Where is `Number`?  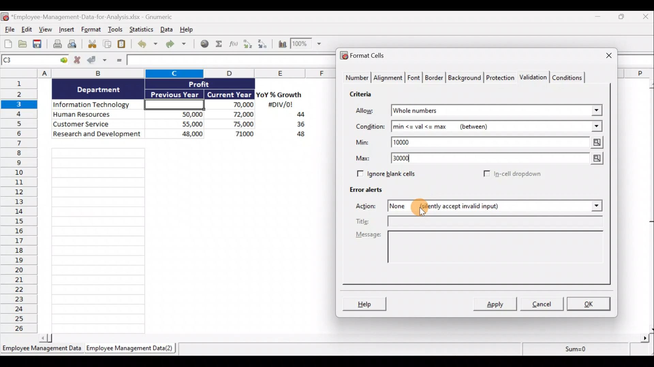
Number is located at coordinates (356, 78).